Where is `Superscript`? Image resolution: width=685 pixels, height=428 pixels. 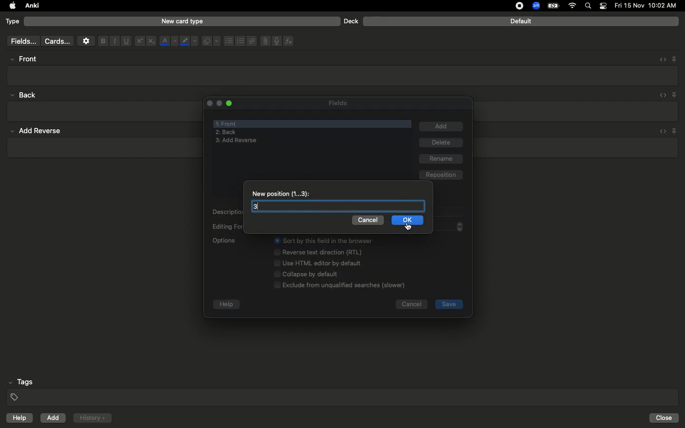 Superscript is located at coordinates (139, 41).